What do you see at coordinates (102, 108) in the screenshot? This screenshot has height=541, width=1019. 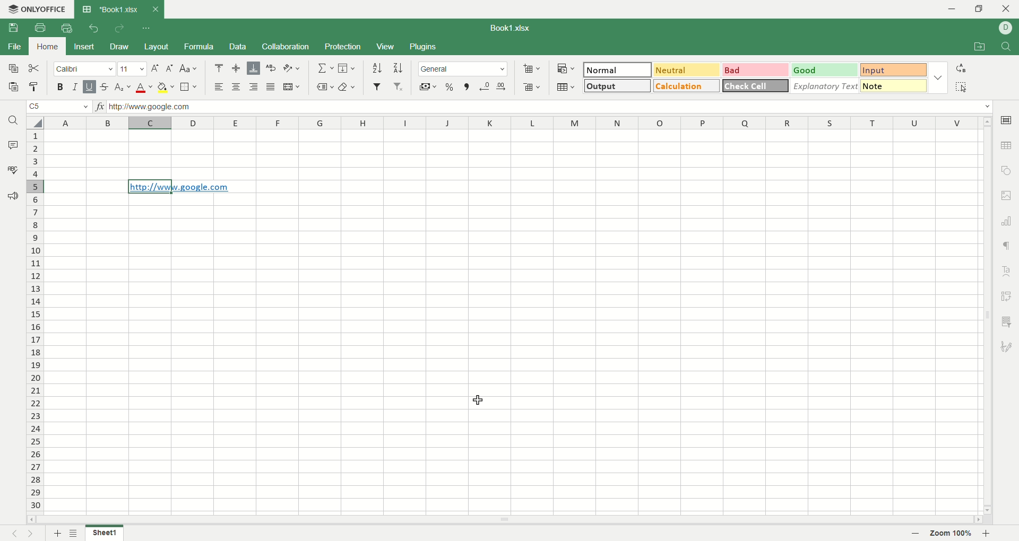 I see `insert function` at bounding box center [102, 108].